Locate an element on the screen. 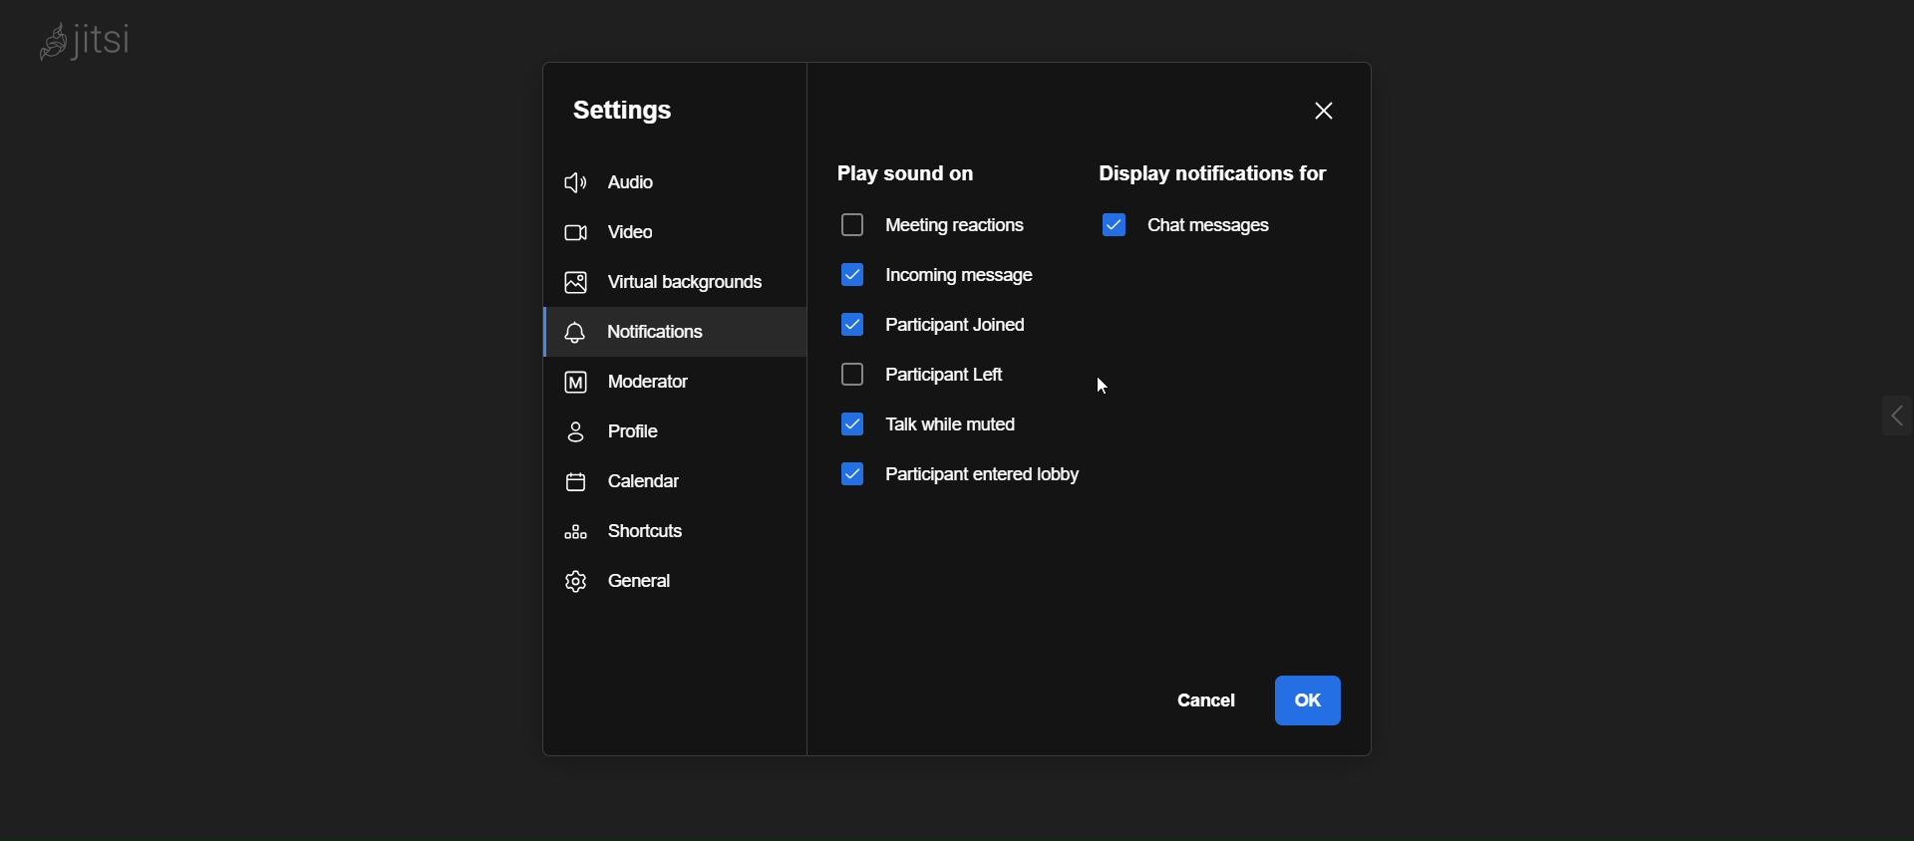 The width and height of the screenshot is (1914, 841). incoming message is located at coordinates (934, 277).